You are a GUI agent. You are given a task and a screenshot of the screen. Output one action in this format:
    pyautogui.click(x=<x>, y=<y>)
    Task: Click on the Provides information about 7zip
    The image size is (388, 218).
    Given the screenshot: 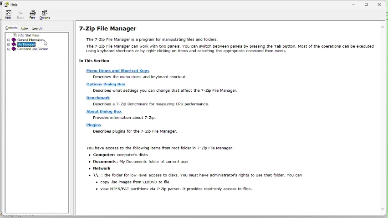 What is the action you would take?
    pyautogui.click(x=128, y=118)
    